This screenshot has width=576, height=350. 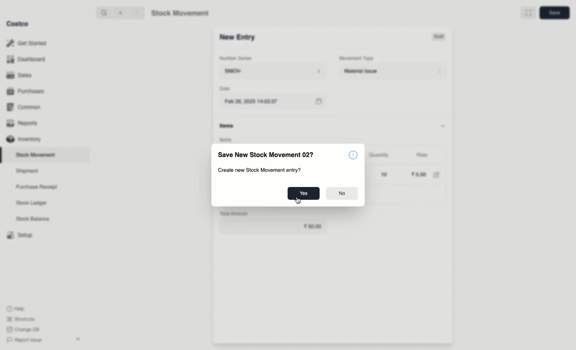 I want to click on collapse, so click(x=78, y=338).